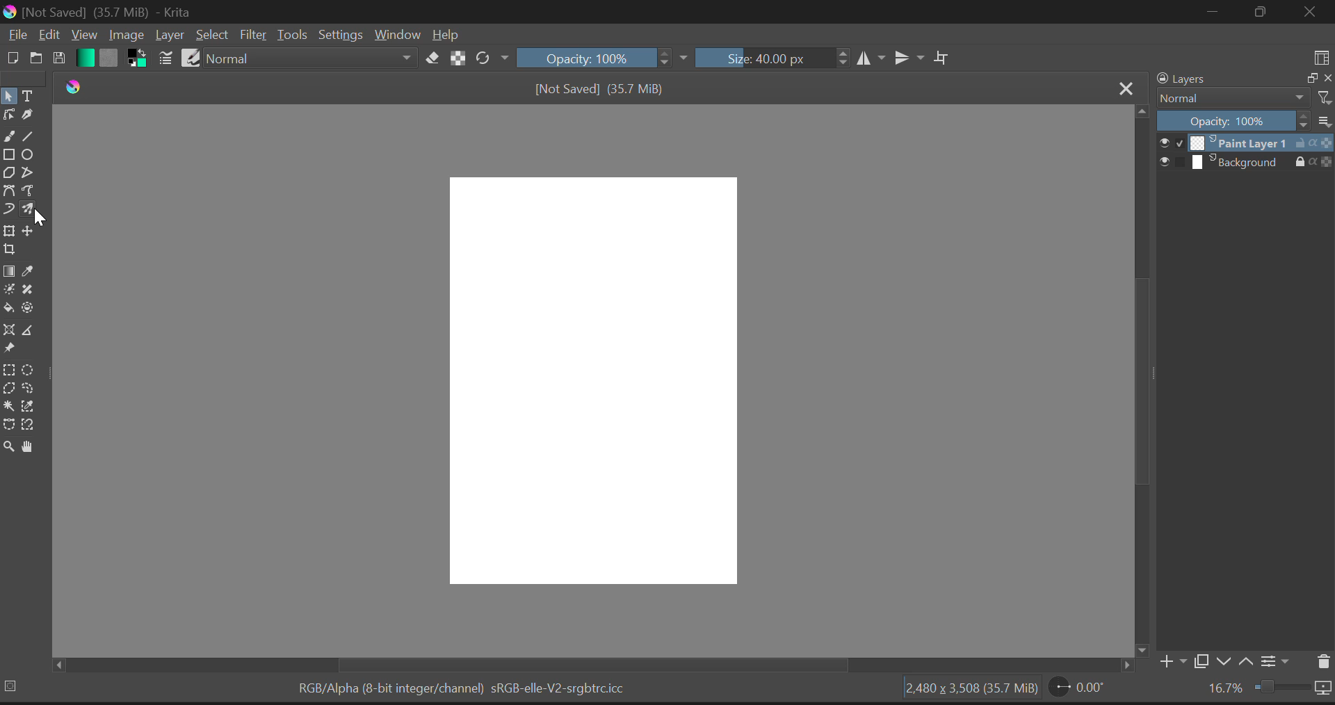 This screenshot has height=705, width=1335. I want to click on Scroll Bar, so click(581, 665).